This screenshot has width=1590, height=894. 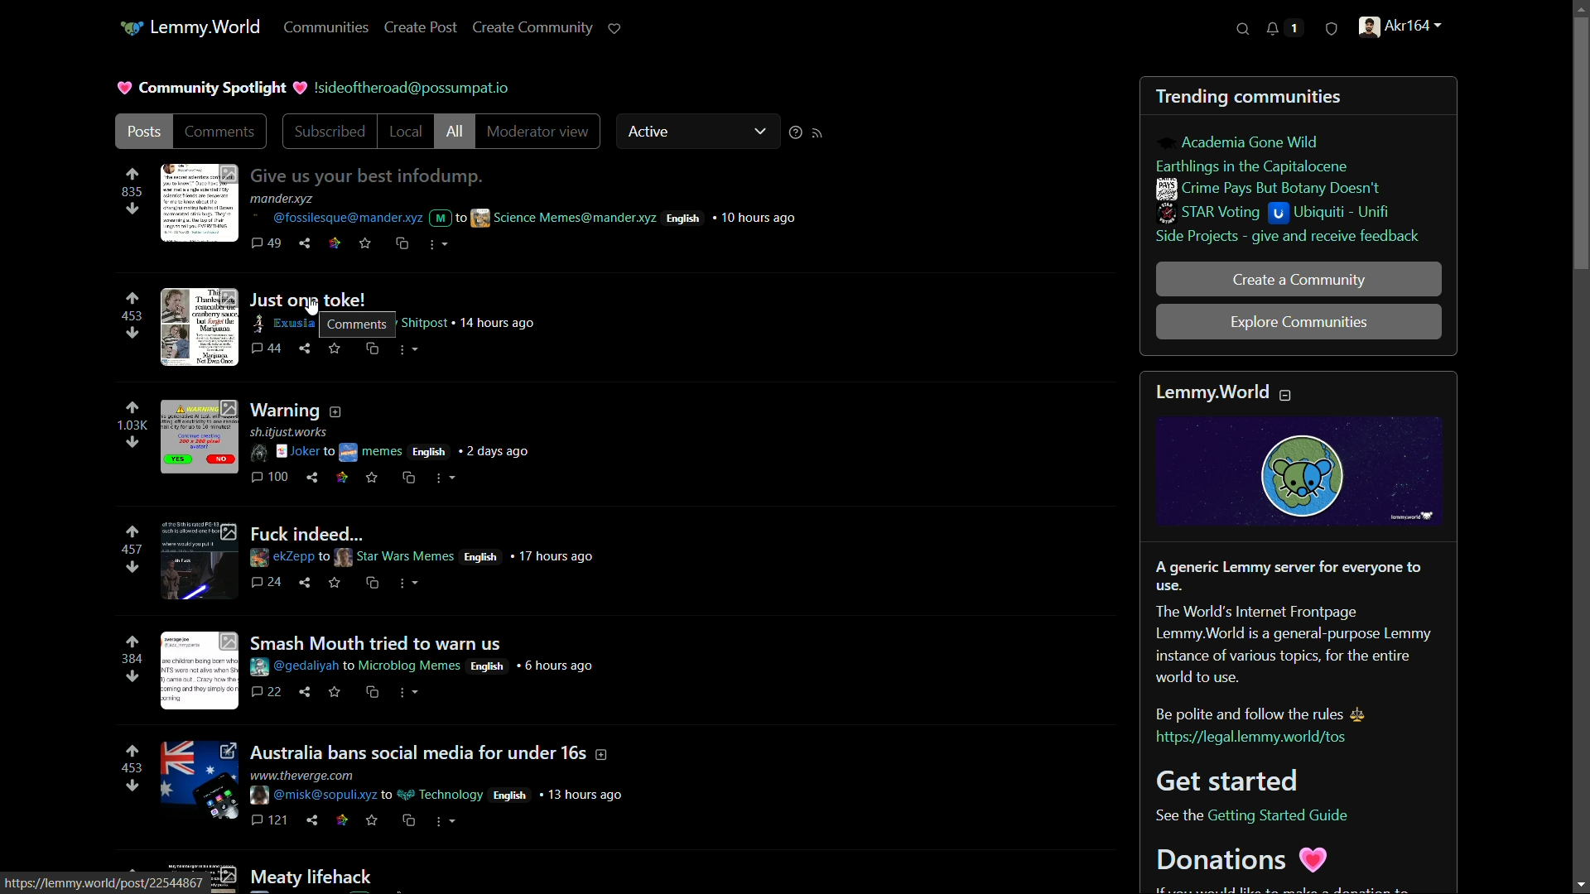 What do you see at coordinates (1210, 214) in the screenshot?
I see `star voting` at bounding box center [1210, 214].